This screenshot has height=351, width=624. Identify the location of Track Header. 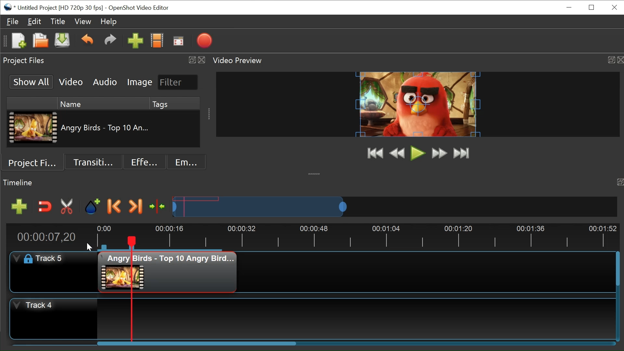
(52, 271).